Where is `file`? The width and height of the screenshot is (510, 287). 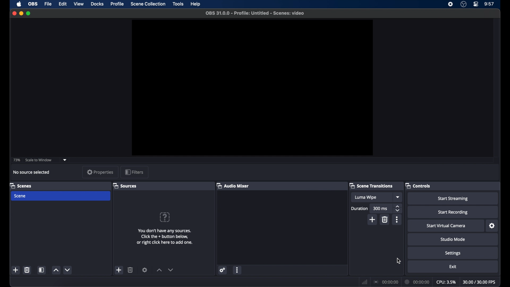 file is located at coordinates (48, 4).